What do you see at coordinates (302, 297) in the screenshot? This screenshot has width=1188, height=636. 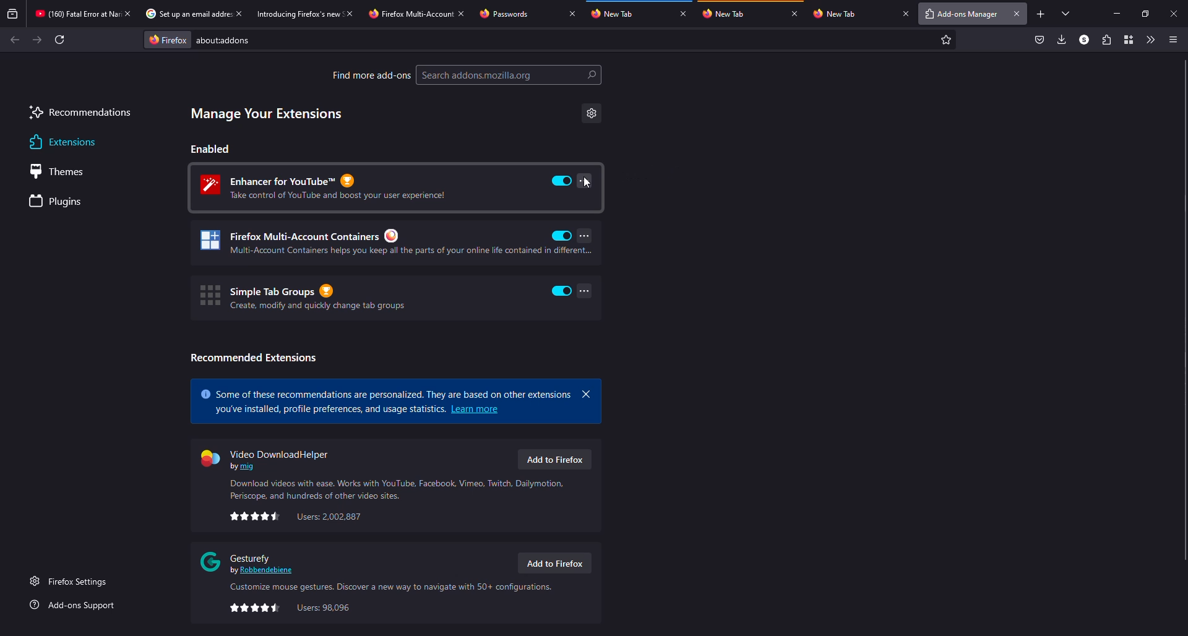 I see `simple tab groups` at bounding box center [302, 297].